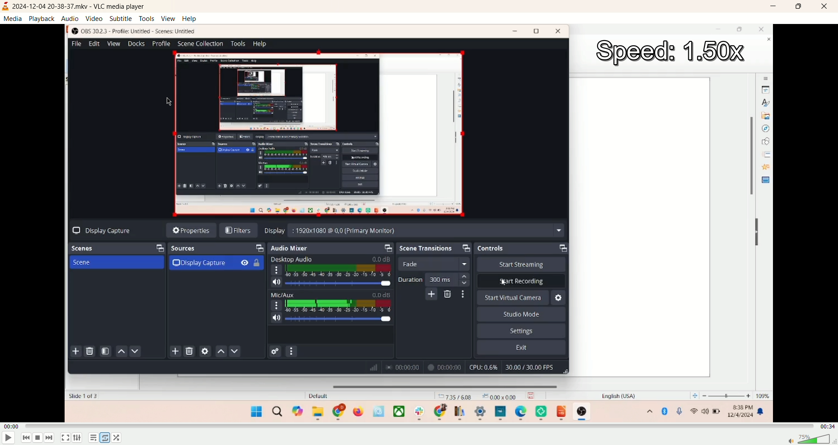  I want to click on logo, so click(6, 7).